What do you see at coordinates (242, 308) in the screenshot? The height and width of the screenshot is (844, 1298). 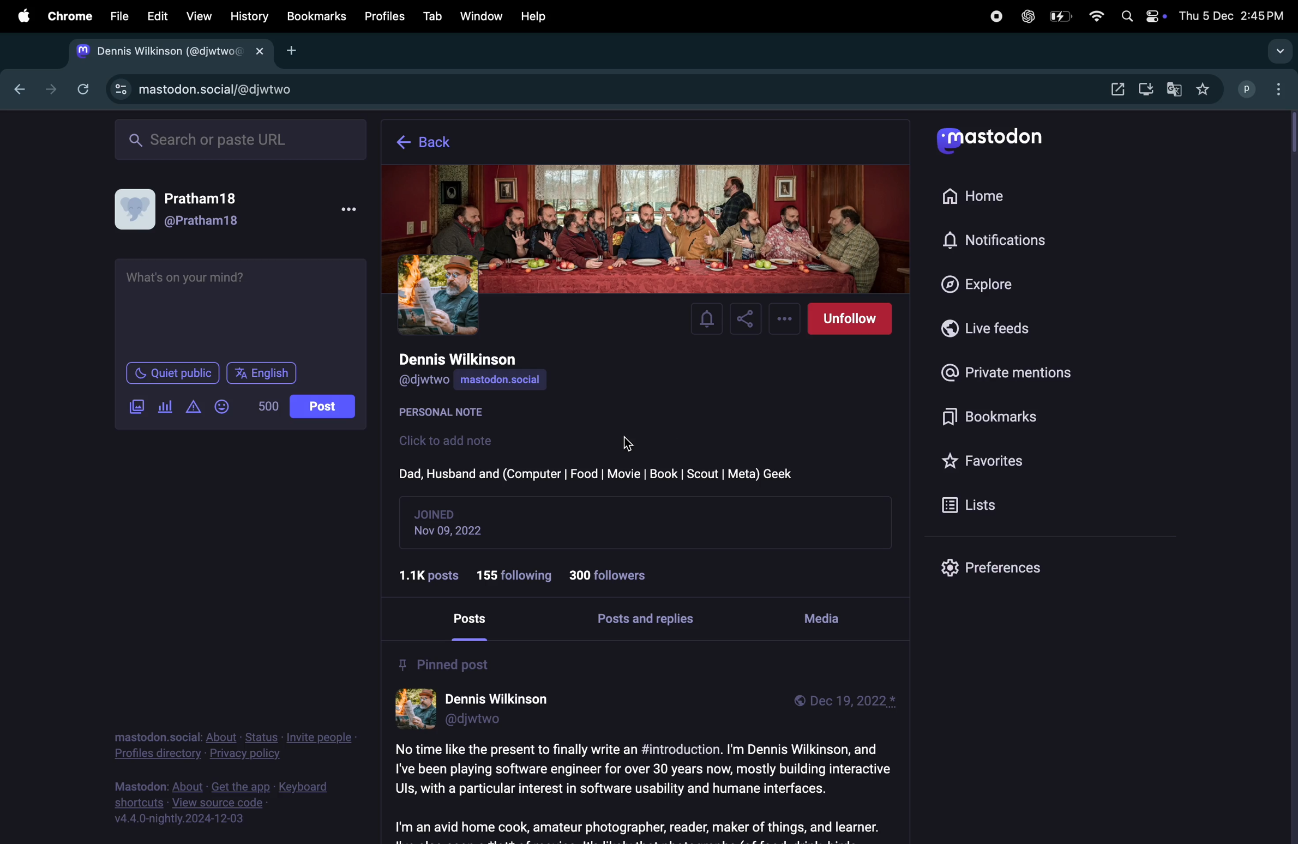 I see `textbox` at bounding box center [242, 308].